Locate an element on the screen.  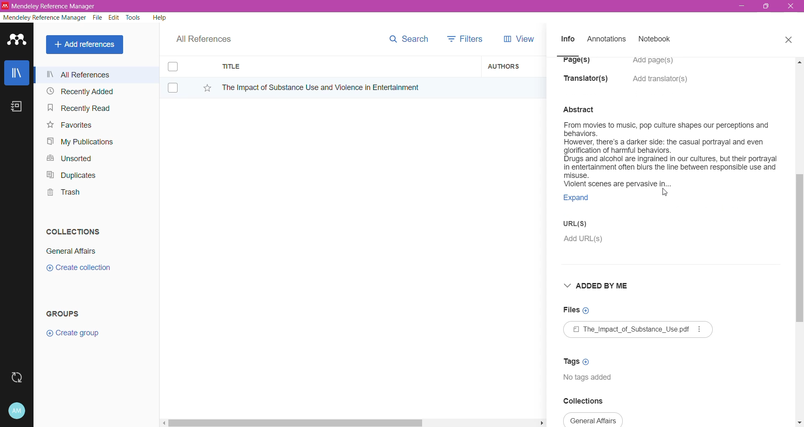
Click to Add Tags is located at coordinates (581, 363).